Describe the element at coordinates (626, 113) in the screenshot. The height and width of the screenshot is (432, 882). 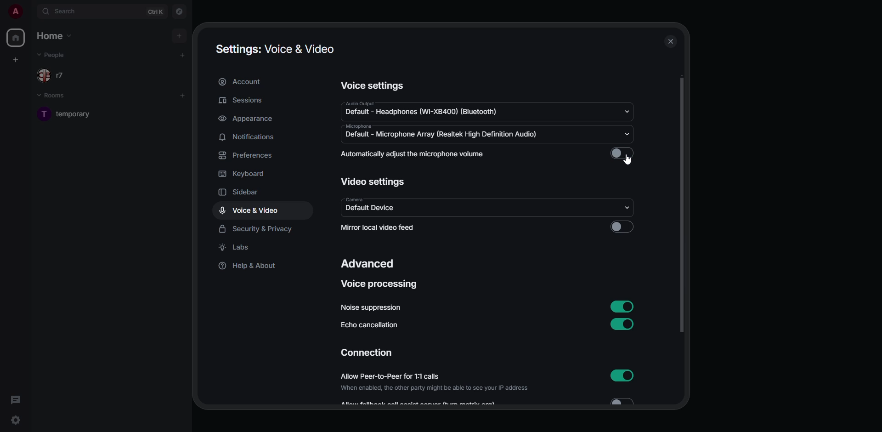
I see `drop down` at that location.